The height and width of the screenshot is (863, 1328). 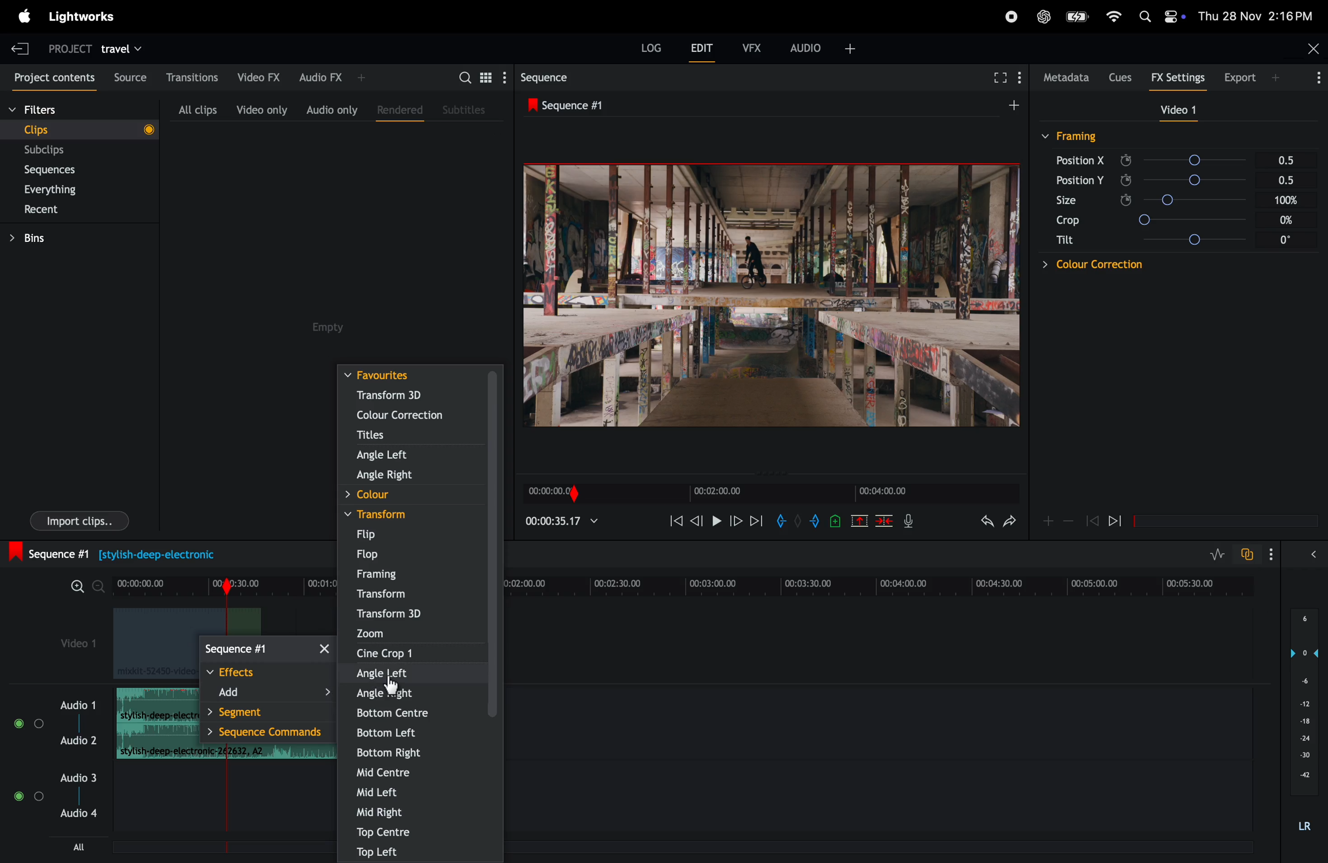 I want to click on jump to next key frame, so click(x=1124, y=521).